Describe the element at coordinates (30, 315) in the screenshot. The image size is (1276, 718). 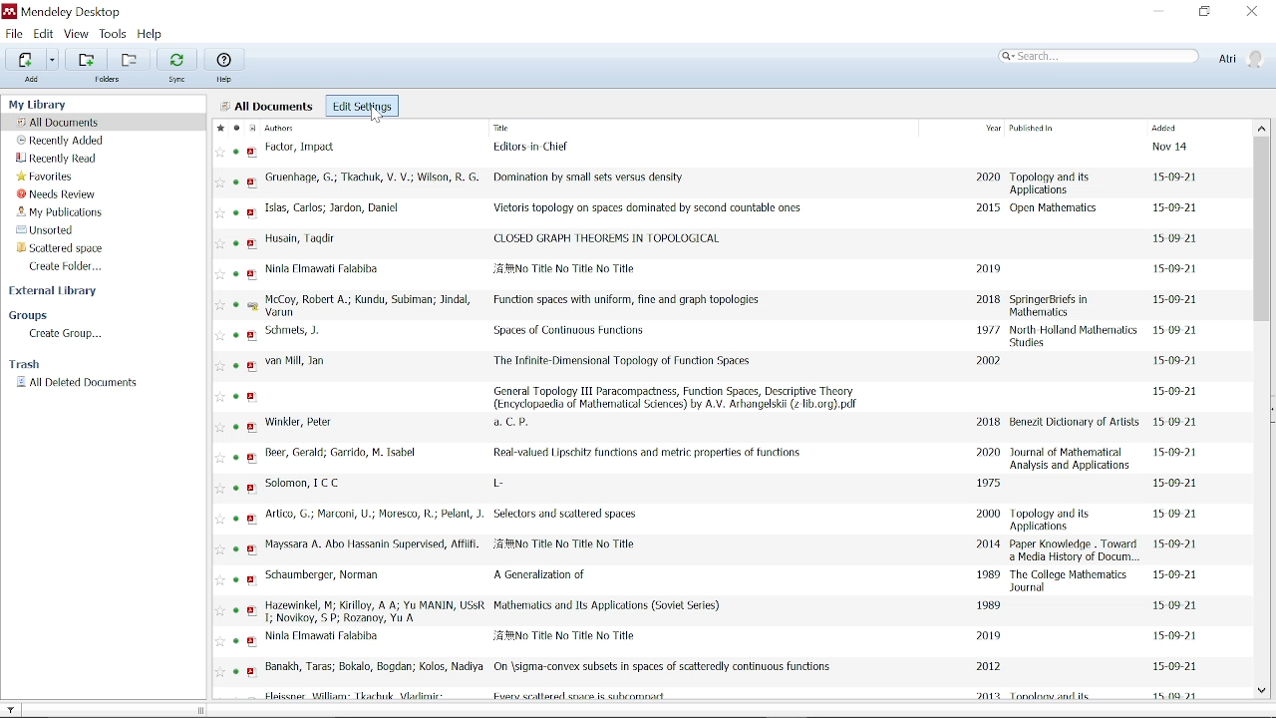
I see `Groups` at that location.